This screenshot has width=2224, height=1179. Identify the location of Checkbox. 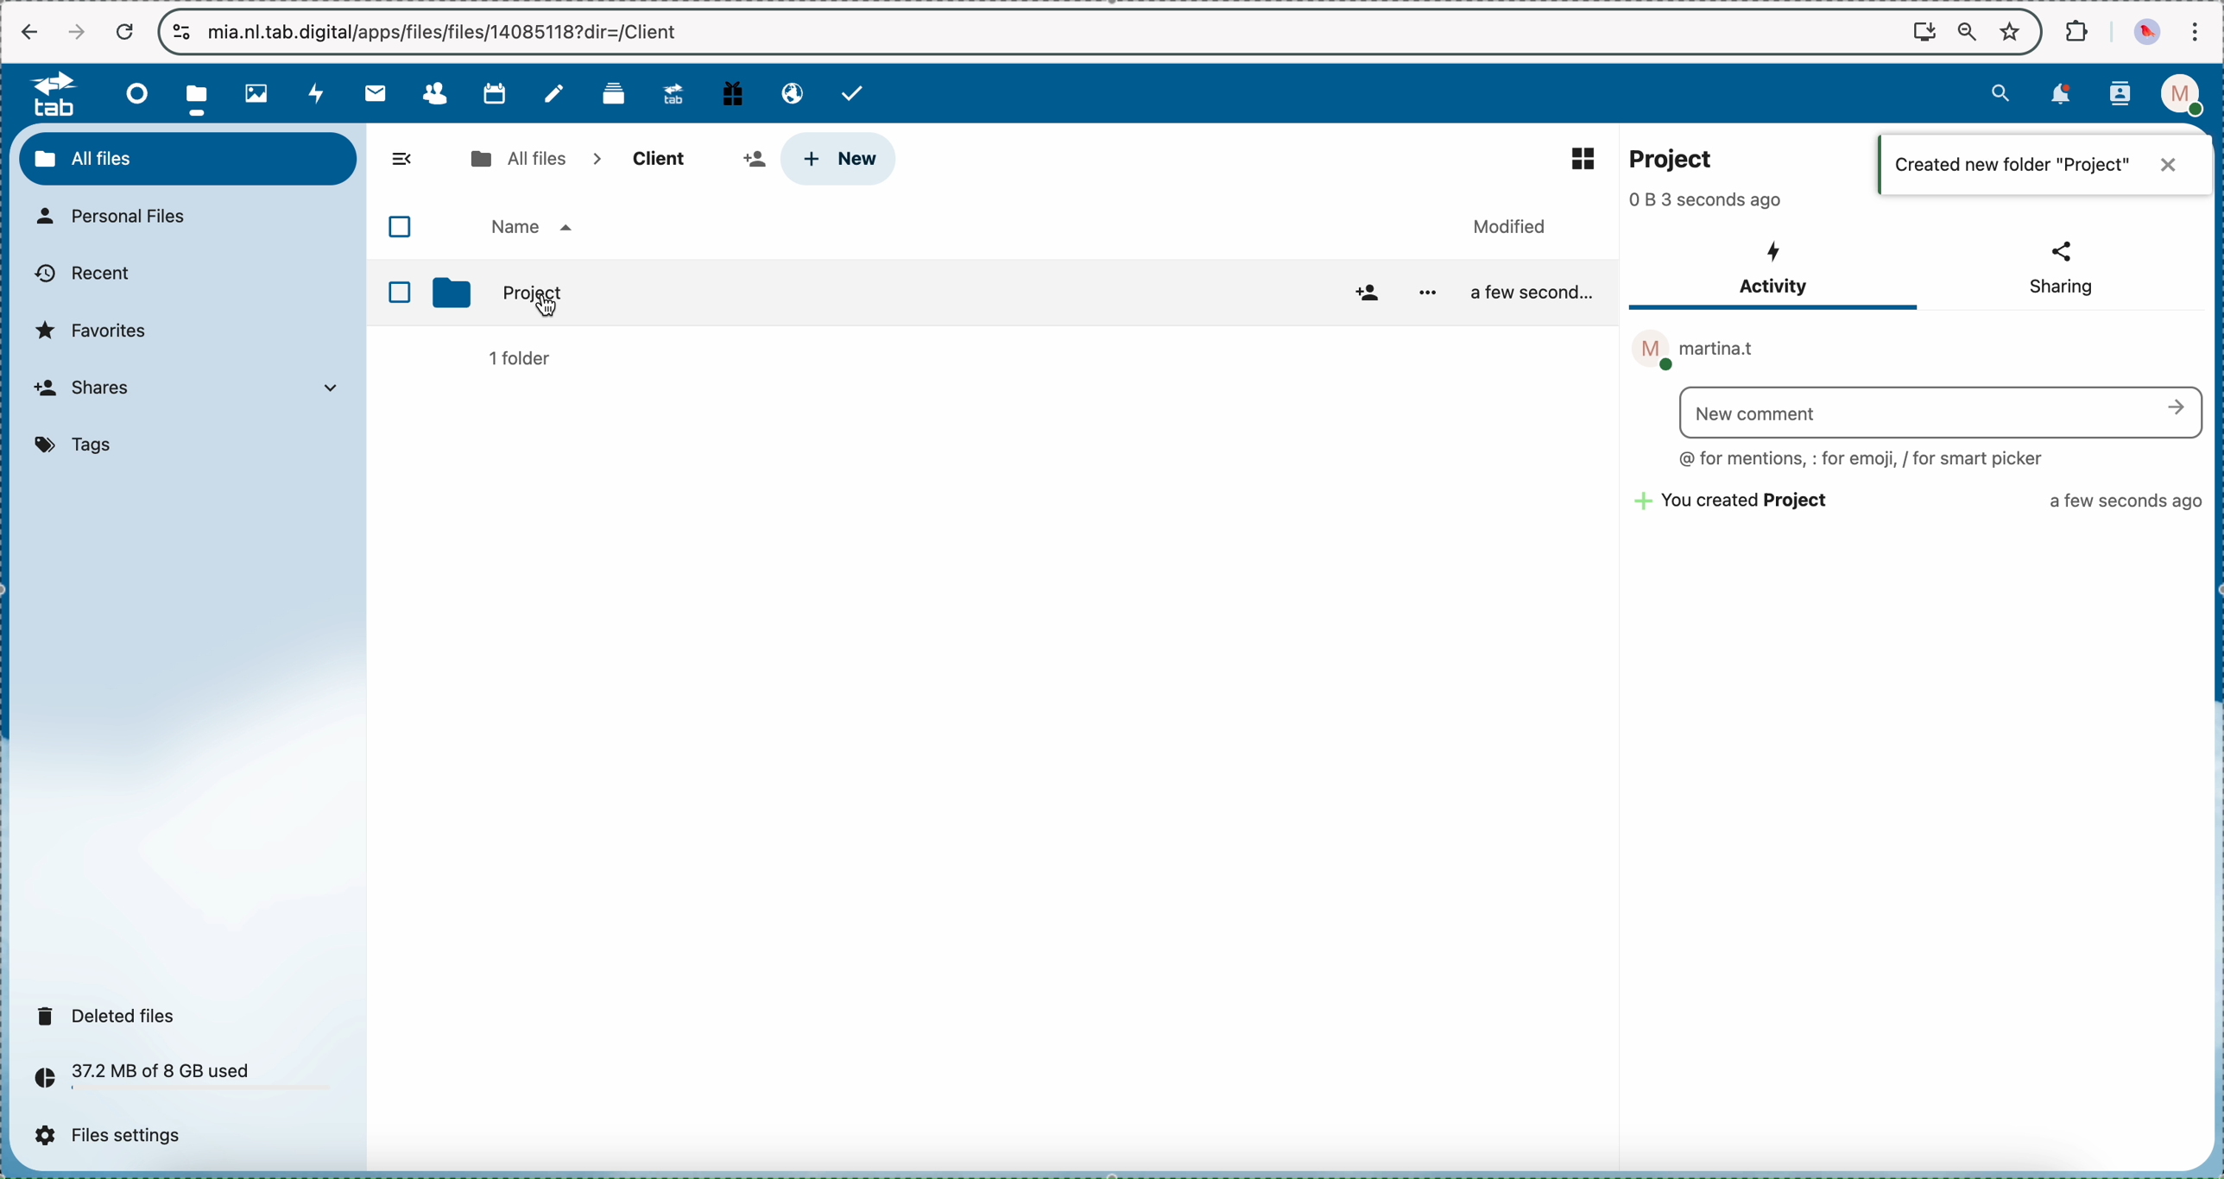
(400, 293).